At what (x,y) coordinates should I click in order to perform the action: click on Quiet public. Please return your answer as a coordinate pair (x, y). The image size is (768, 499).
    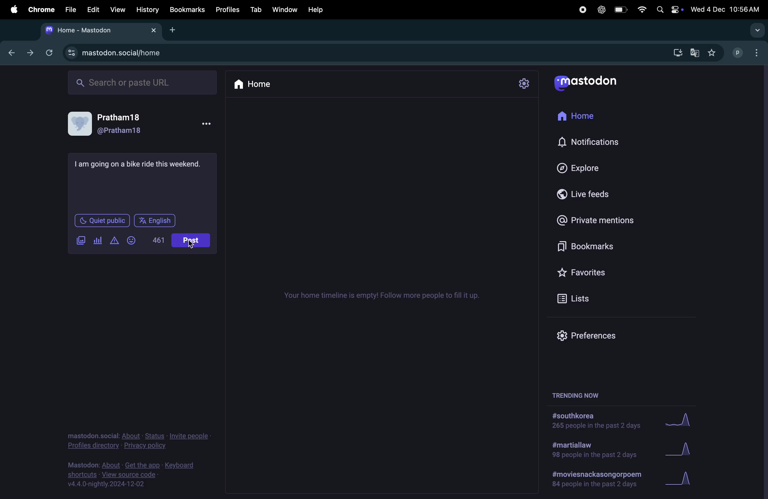
    Looking at the image, I should click on (101, 220).